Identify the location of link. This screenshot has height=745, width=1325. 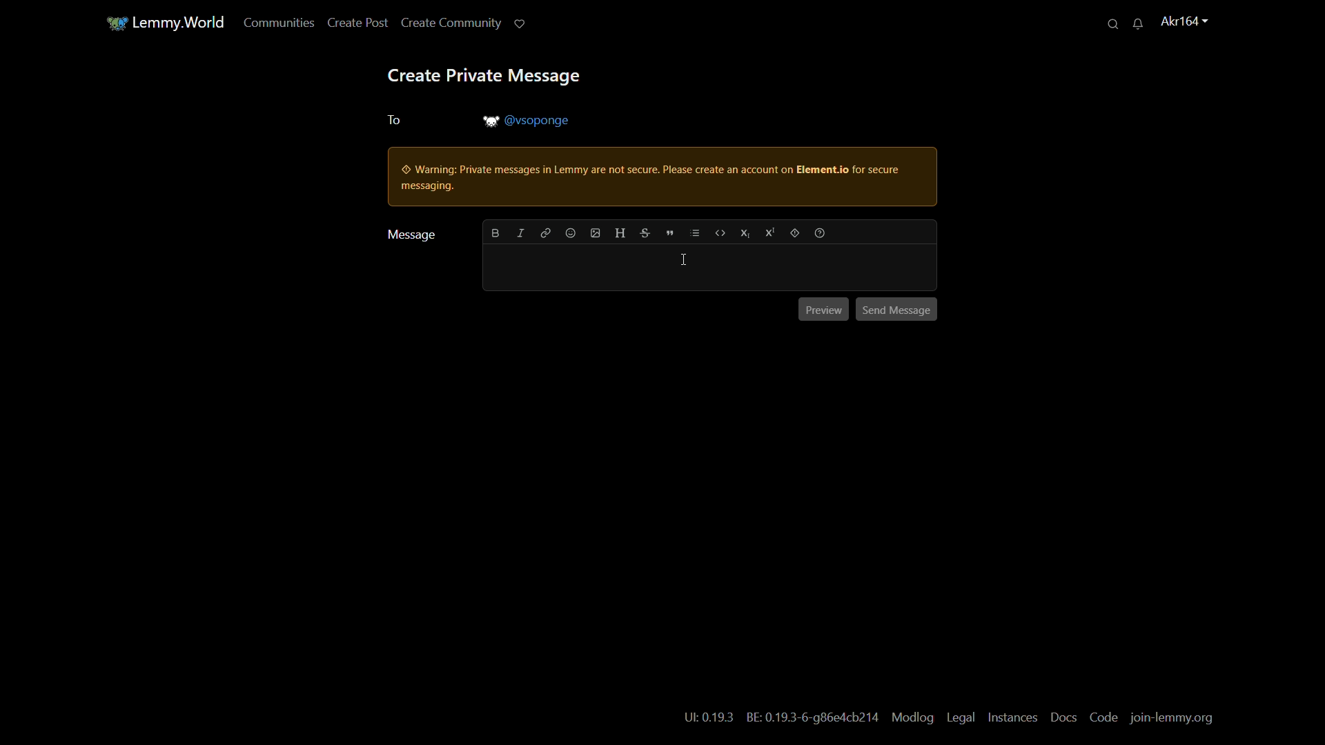
(546, 234).